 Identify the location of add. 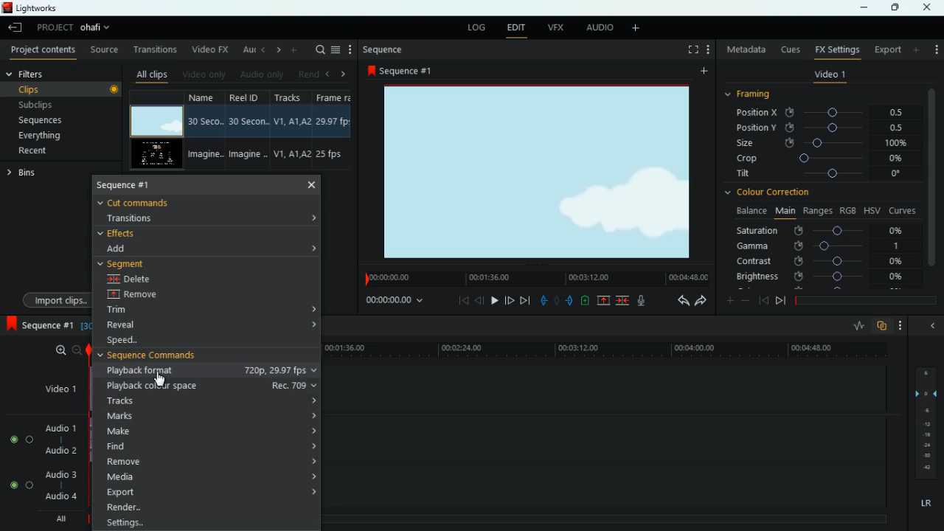
(636, 29).